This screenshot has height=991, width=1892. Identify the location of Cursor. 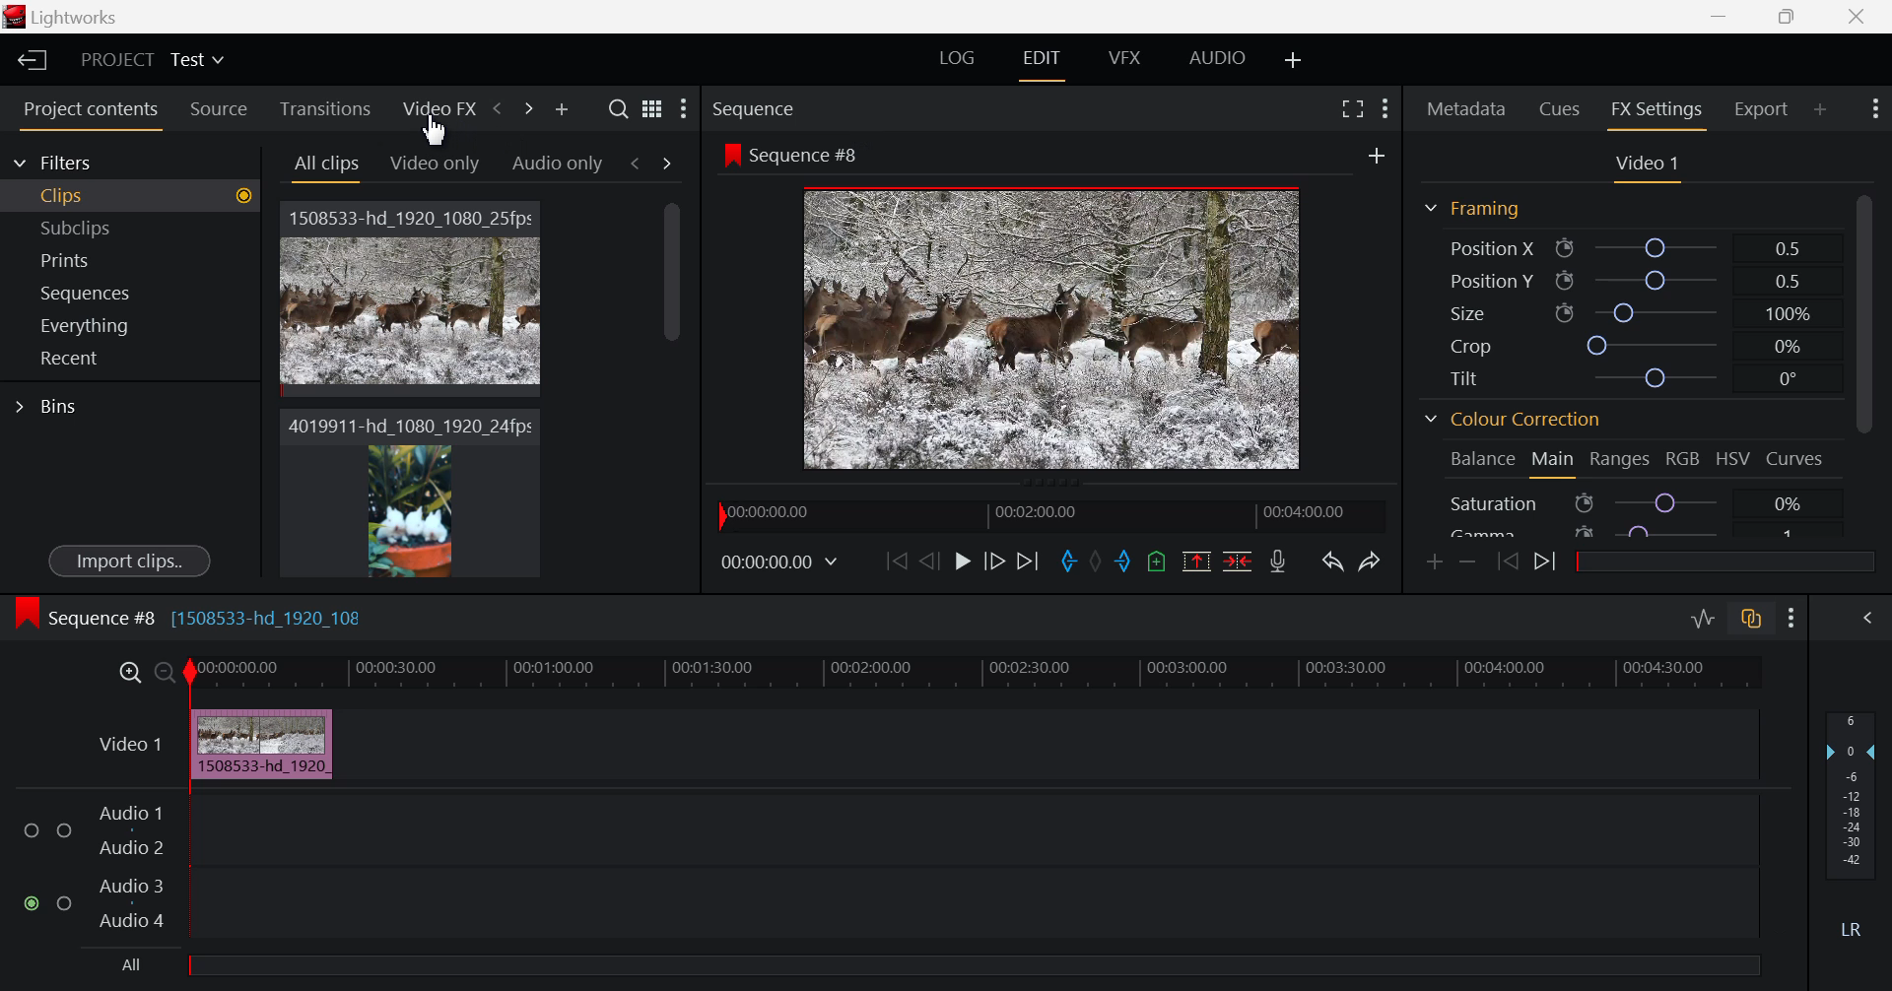
(439, 136).